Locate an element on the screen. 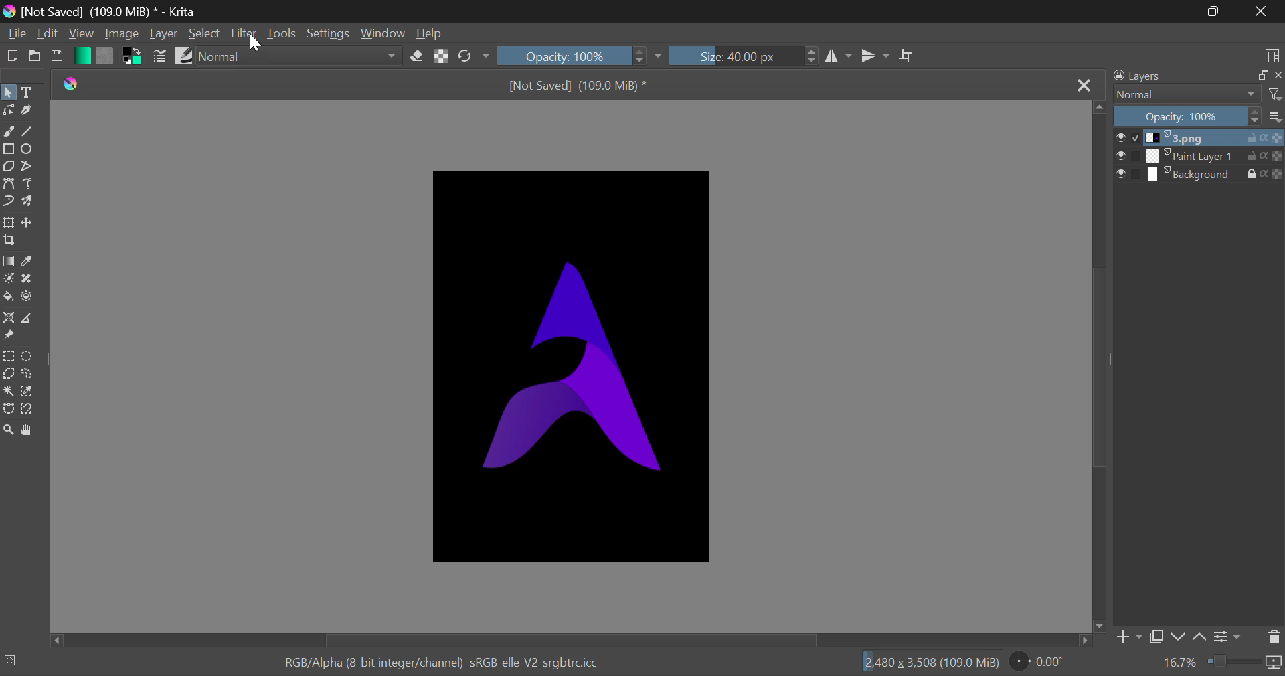 This screenshot has height=676, width=1285. Pattern is located at coordinates (104, 56).